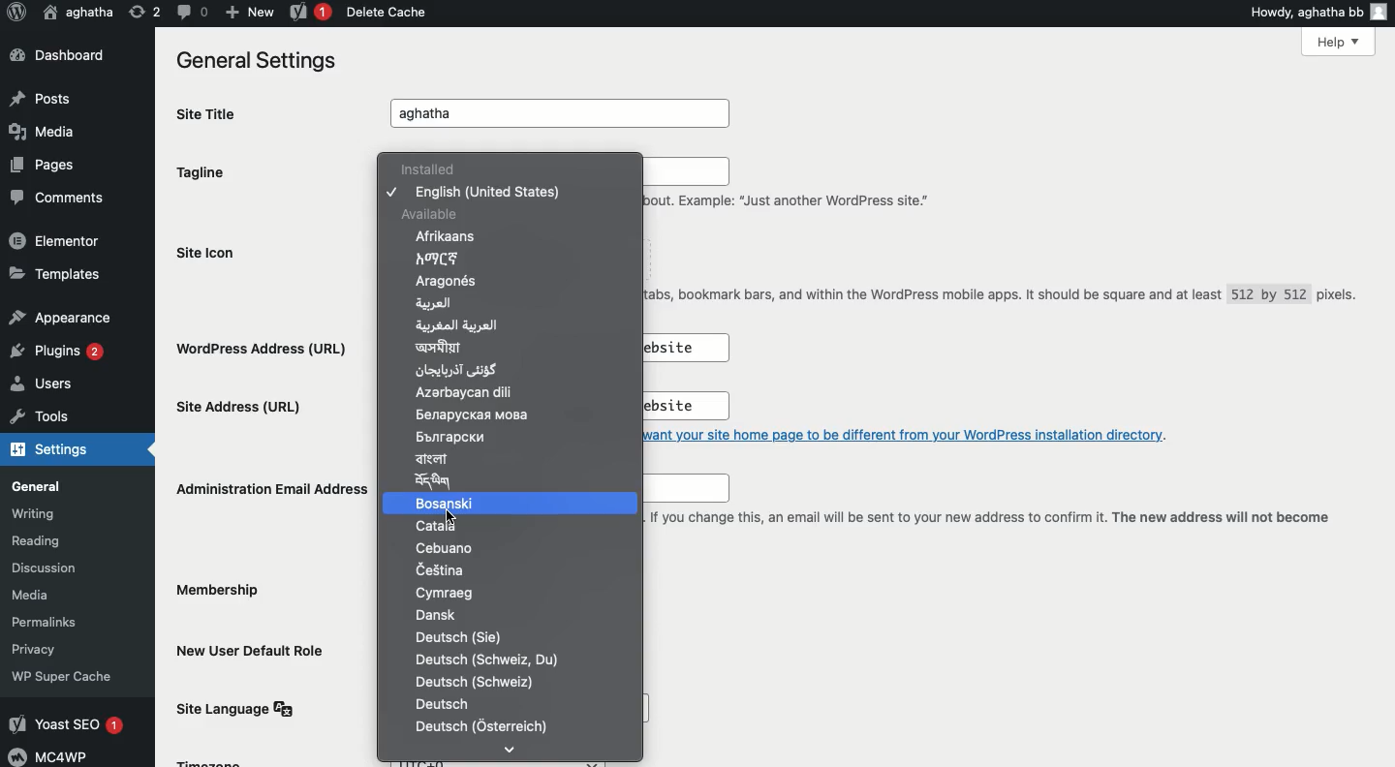 The image size is (1395, 767). Describe the element at coordinates (189, 12) in the screenshot. I see `Comment` at that location.